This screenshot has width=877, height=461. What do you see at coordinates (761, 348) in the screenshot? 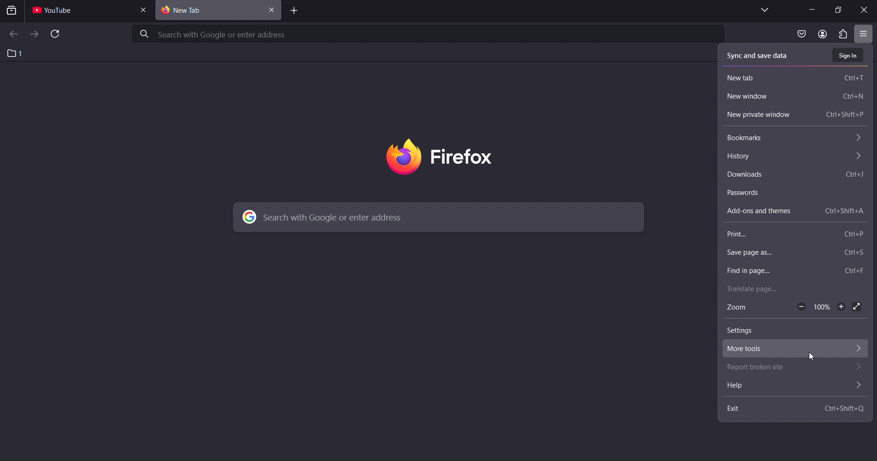
I see `more tools` at bounding box center [761, 348].